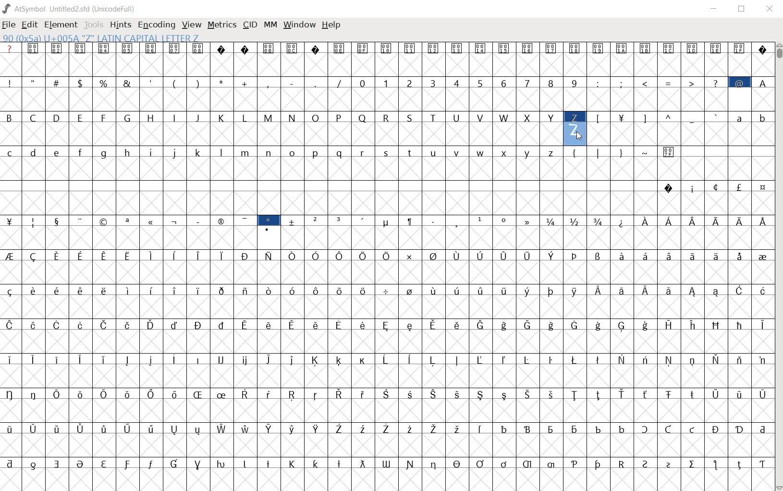  Describe the element at coordinates (30, 25) in the screenshot. I see `edit` at that location.